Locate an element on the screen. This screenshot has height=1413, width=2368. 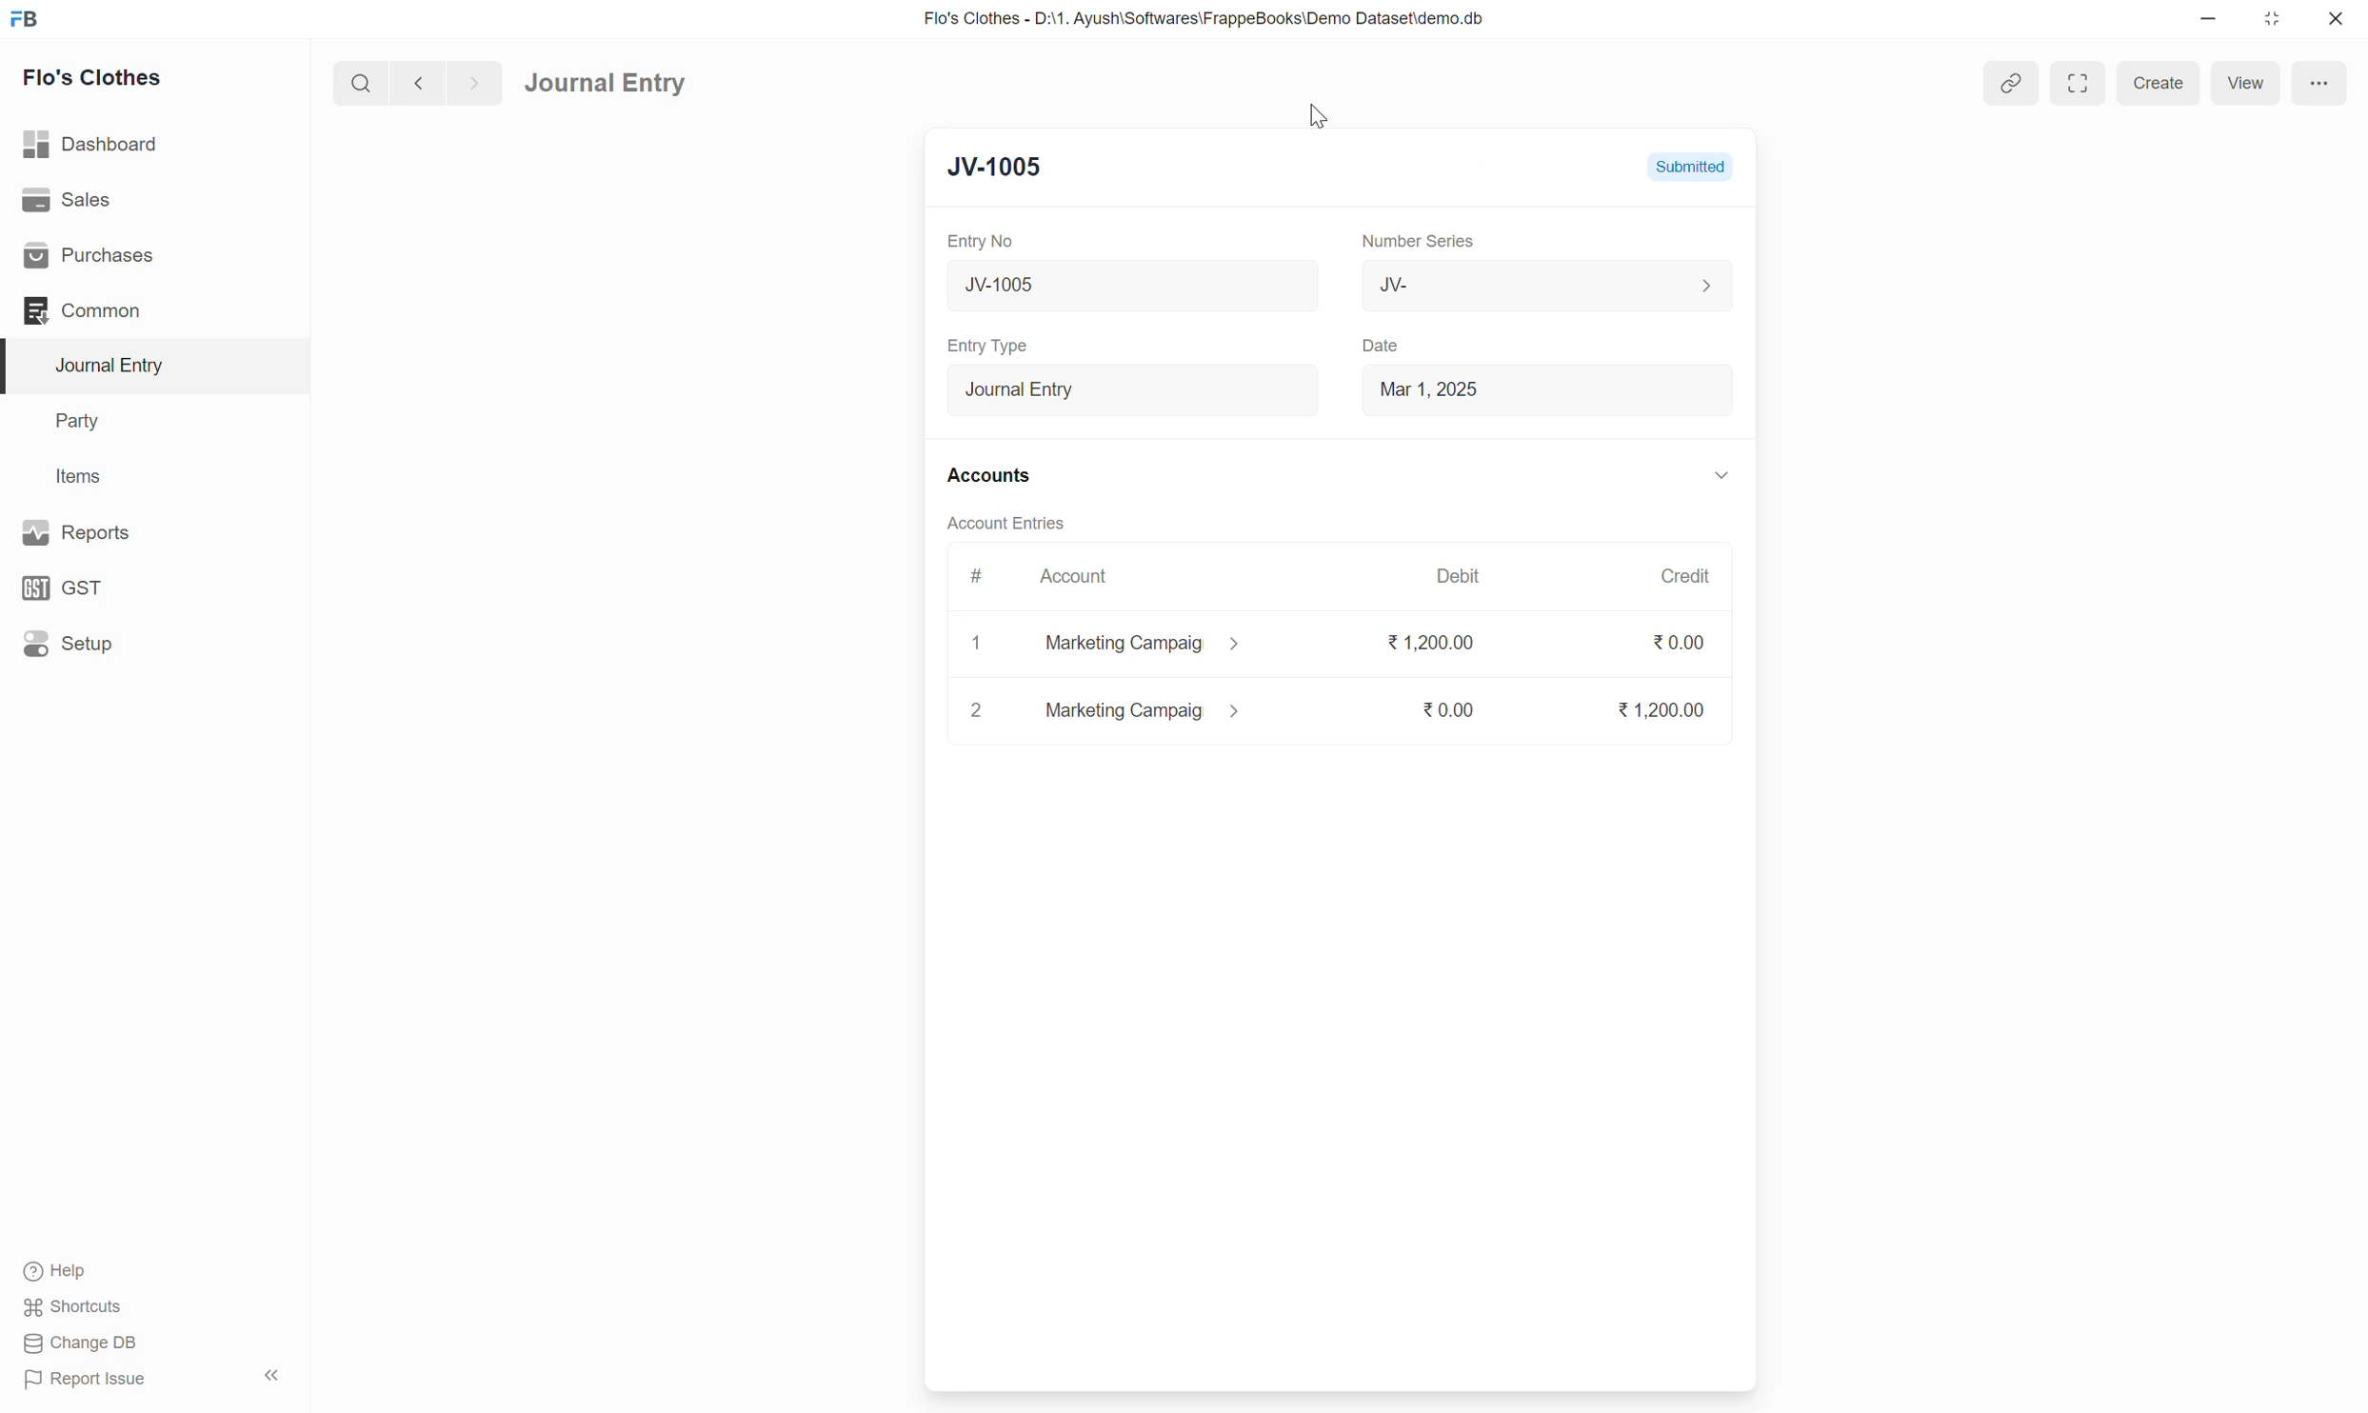
0.00 is located at coordinates (1681, 643).